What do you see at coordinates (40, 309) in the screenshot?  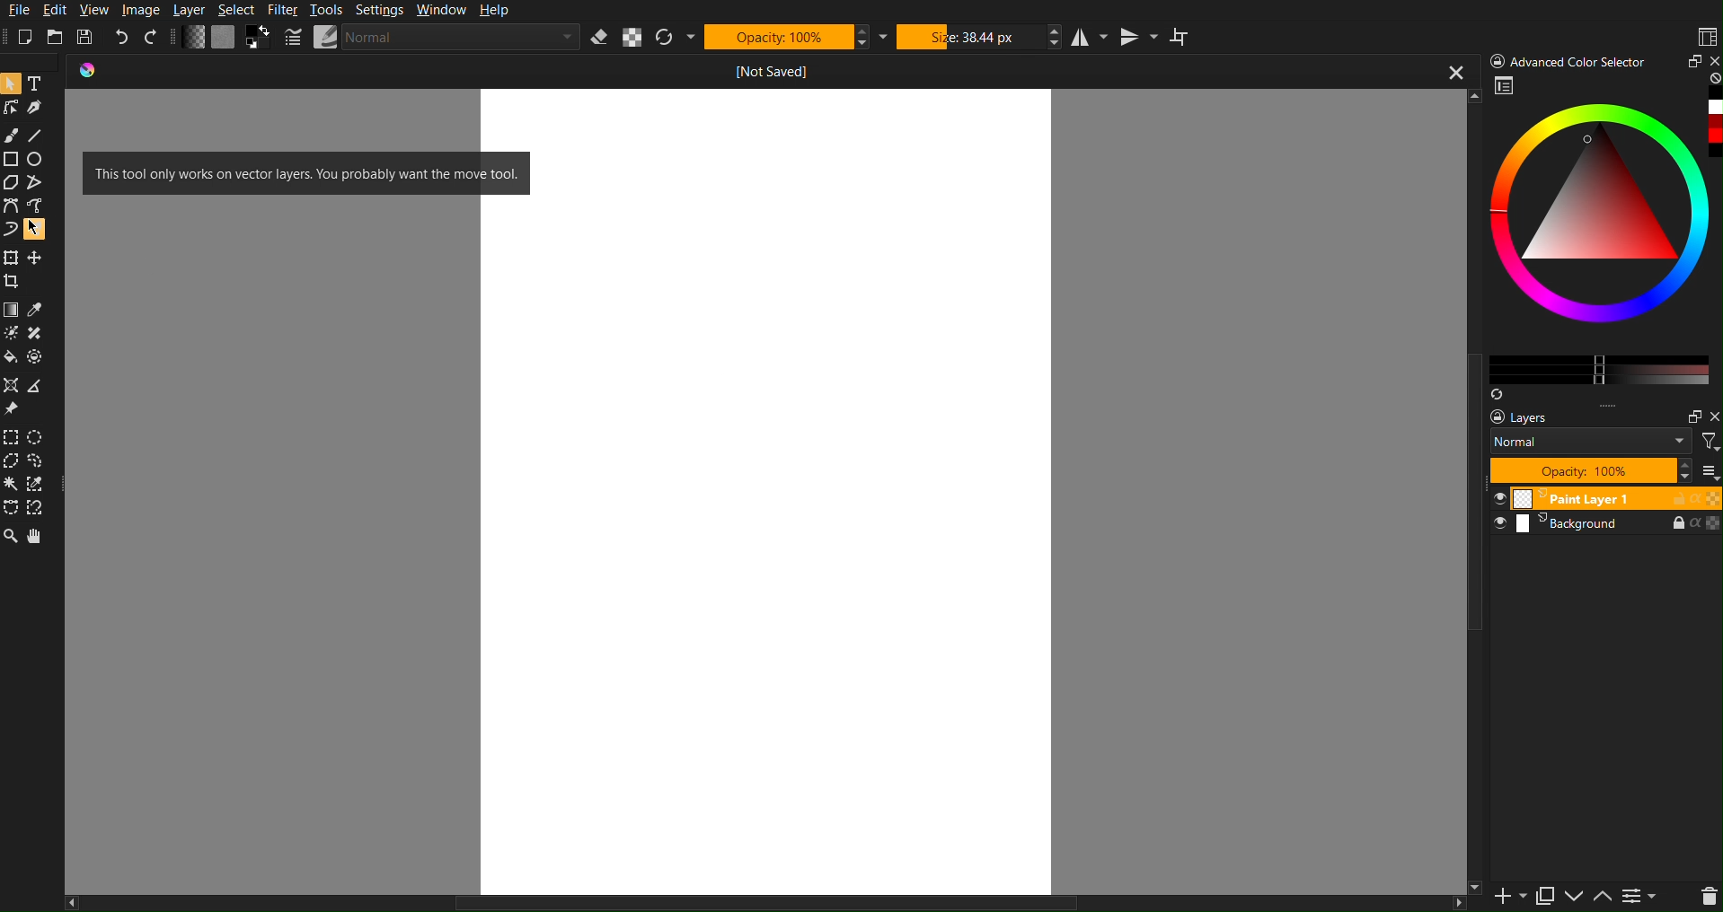 I see `Color Picker` at bounding box center [40, 309].